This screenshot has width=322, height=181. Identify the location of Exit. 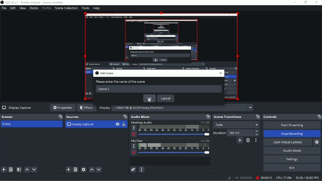
(292, 168).